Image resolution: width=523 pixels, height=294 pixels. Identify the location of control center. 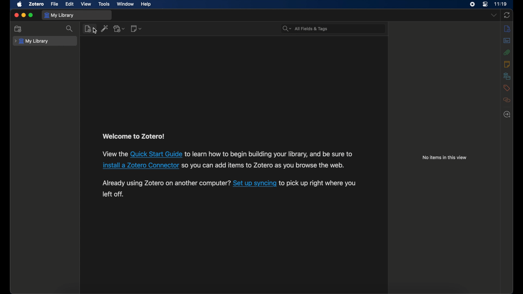
(485, 4).